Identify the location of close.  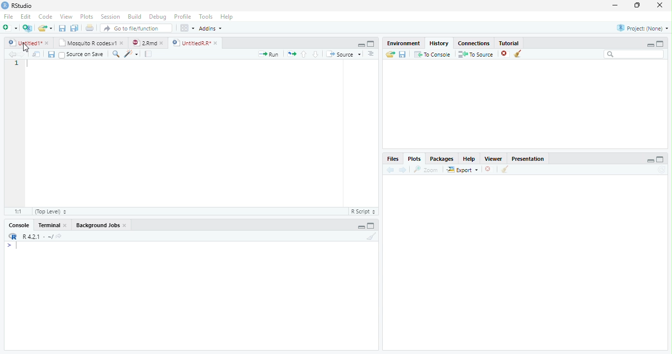
(126, 226).